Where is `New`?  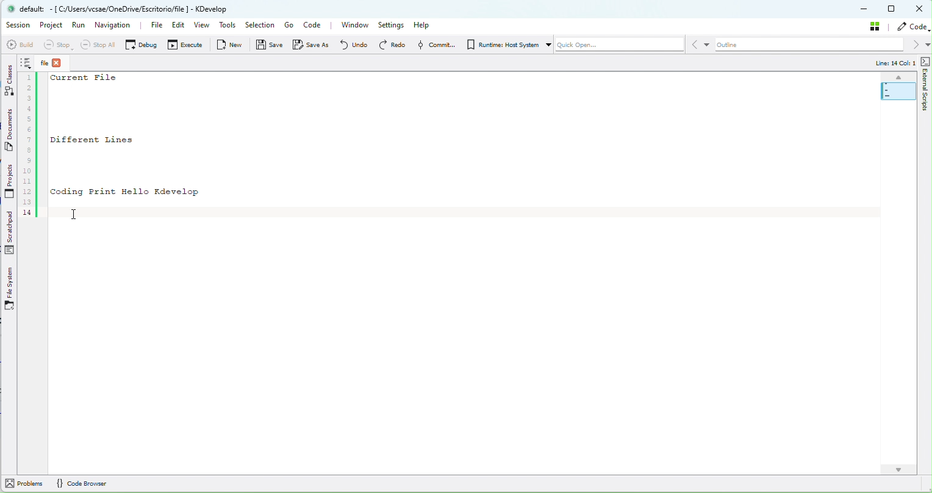 New is located at coordinates (232, 45).